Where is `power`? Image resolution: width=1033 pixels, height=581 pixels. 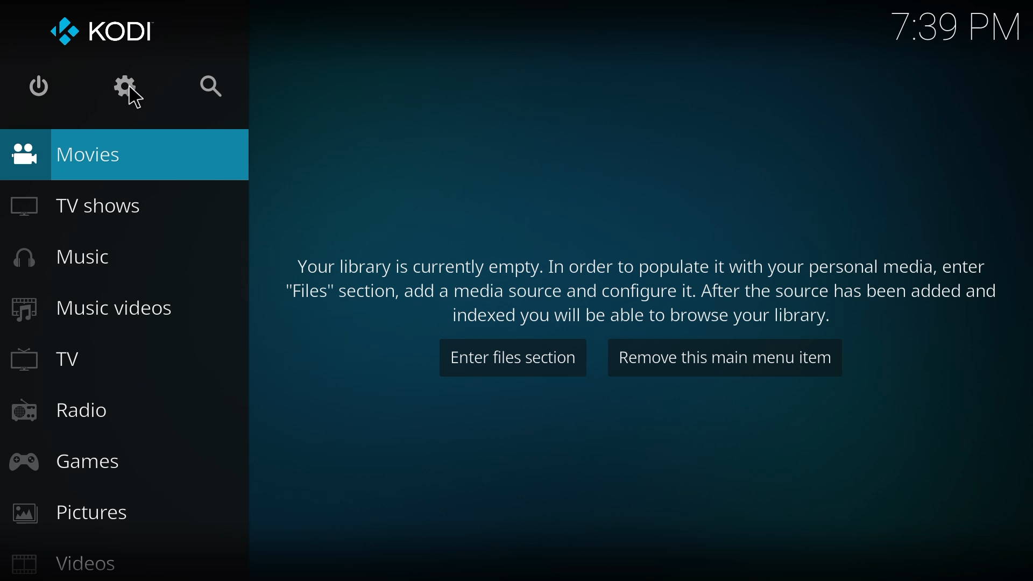
power is located at coordinates (39, 86).